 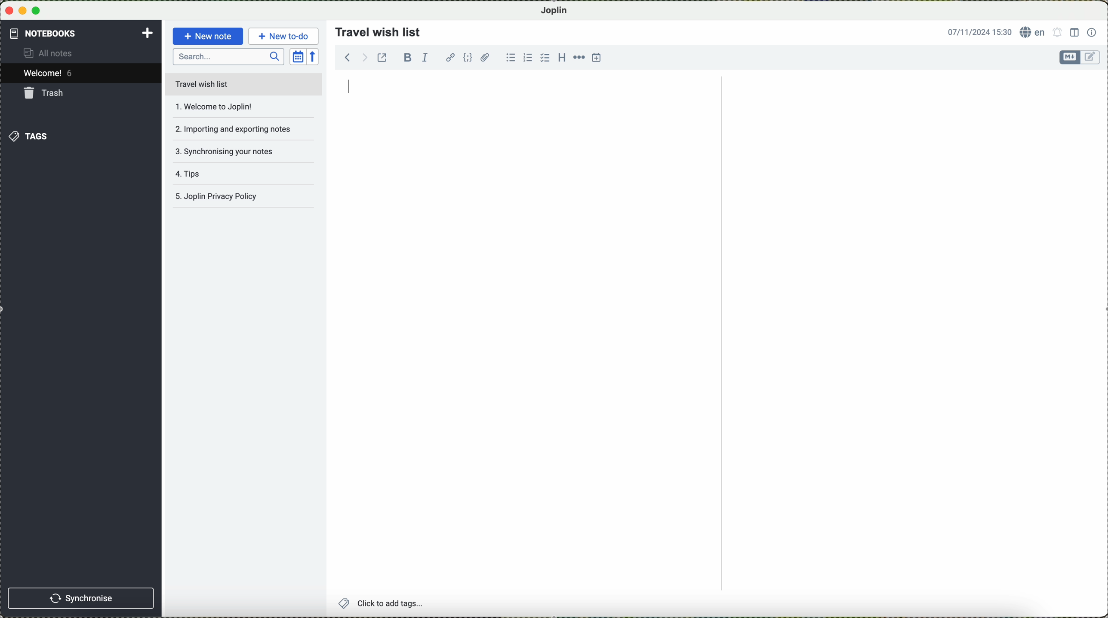 What do you see at coordinates (559, 10) in the screenshot?
I see `Joplin` at bounding box center [559, 10].